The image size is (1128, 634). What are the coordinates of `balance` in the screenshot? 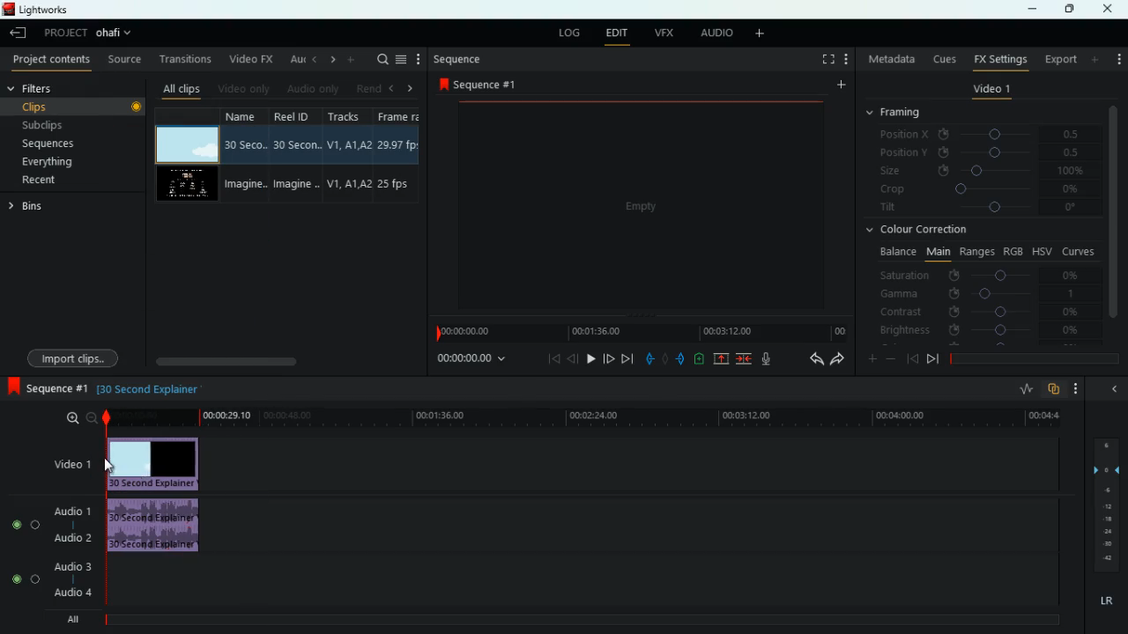 It's located at (895, 252).